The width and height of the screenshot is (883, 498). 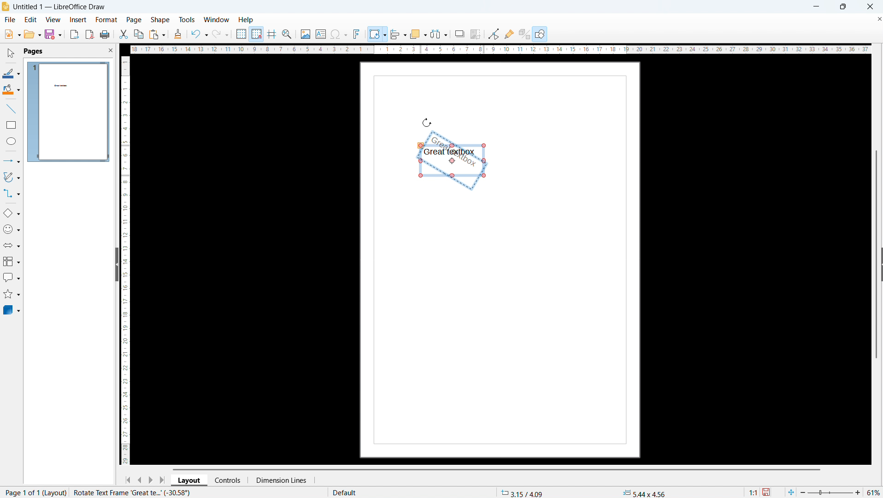 I want to click on Close document , so click(x=877, y=18).